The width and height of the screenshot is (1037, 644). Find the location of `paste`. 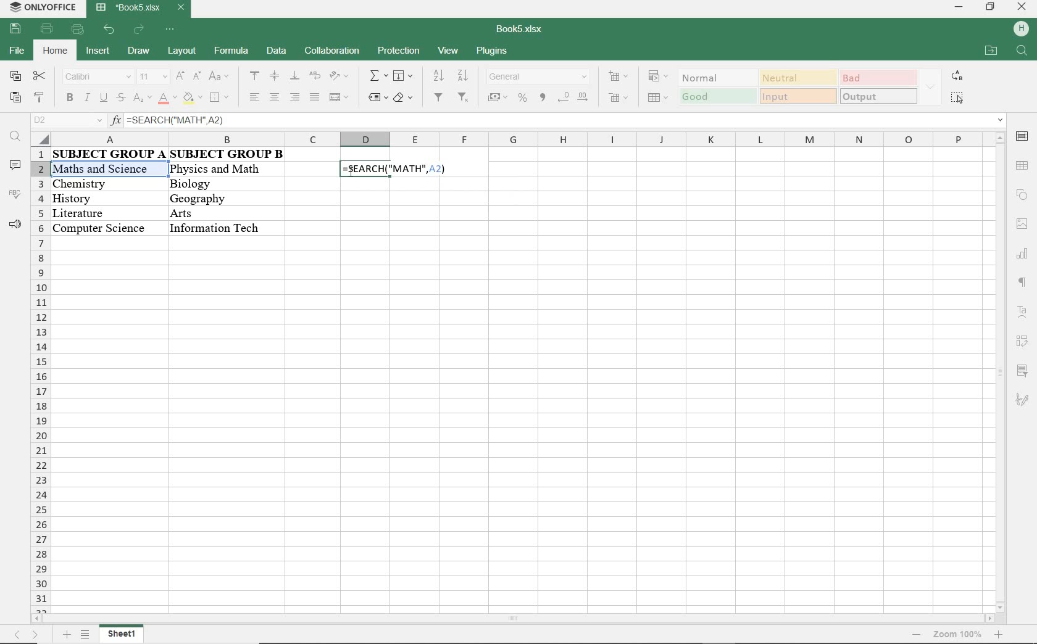

paste is located at coordinates (14, 98).